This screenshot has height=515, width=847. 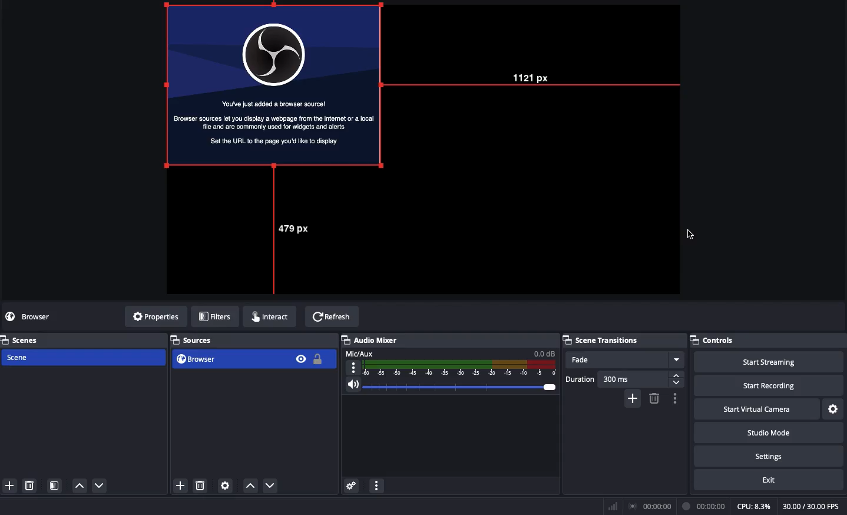 I want to click on delete, so click(x=32, y=487).